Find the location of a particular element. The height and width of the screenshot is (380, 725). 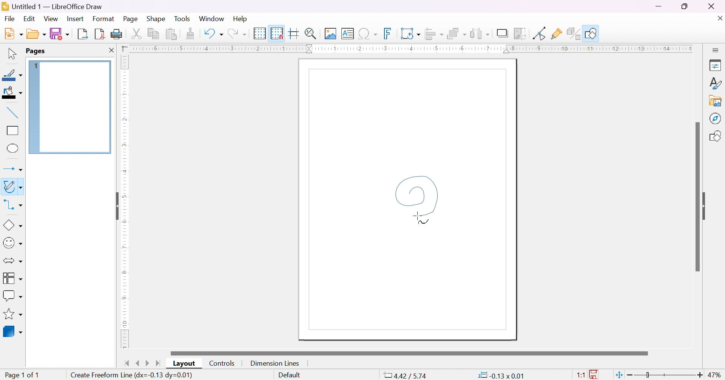

dimension lines is located at coordinates (274, 363).